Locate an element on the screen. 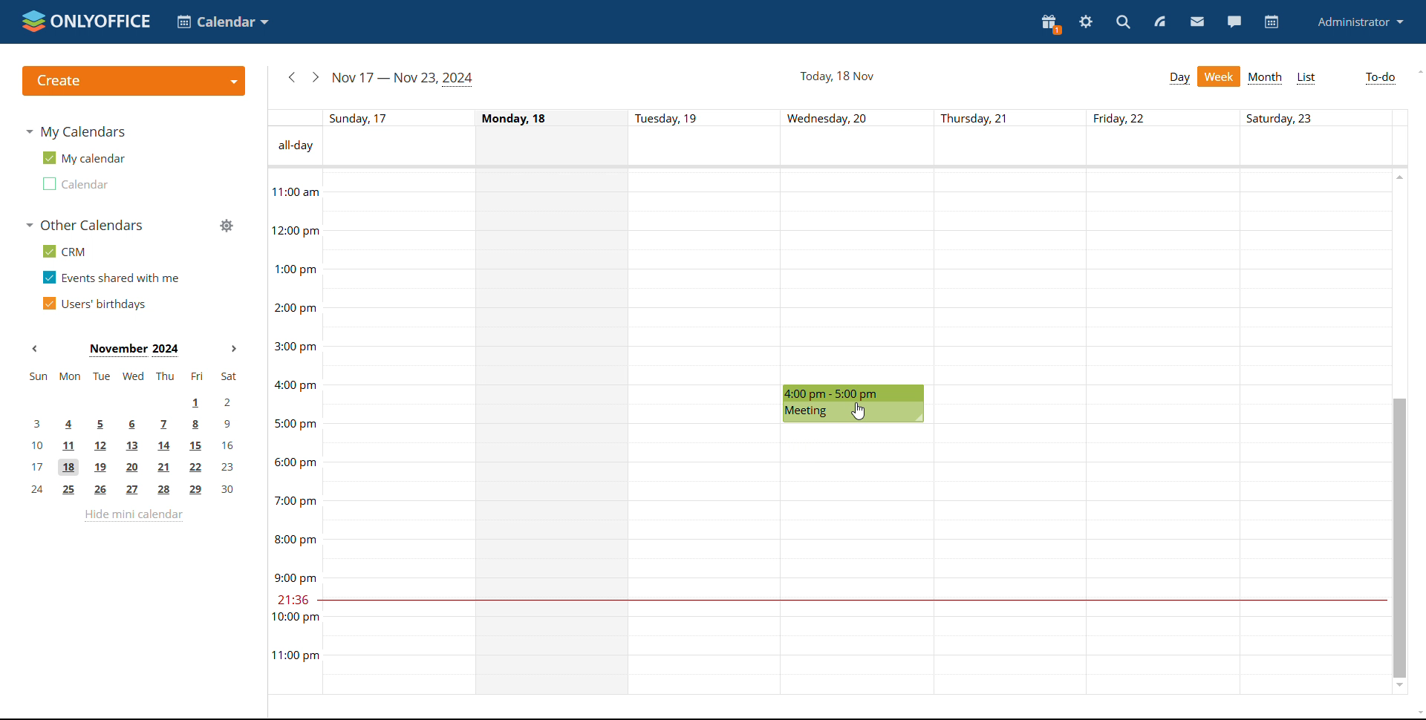 This screenshot has width=1426, height=720. select application is located at coordinates (222, 22).